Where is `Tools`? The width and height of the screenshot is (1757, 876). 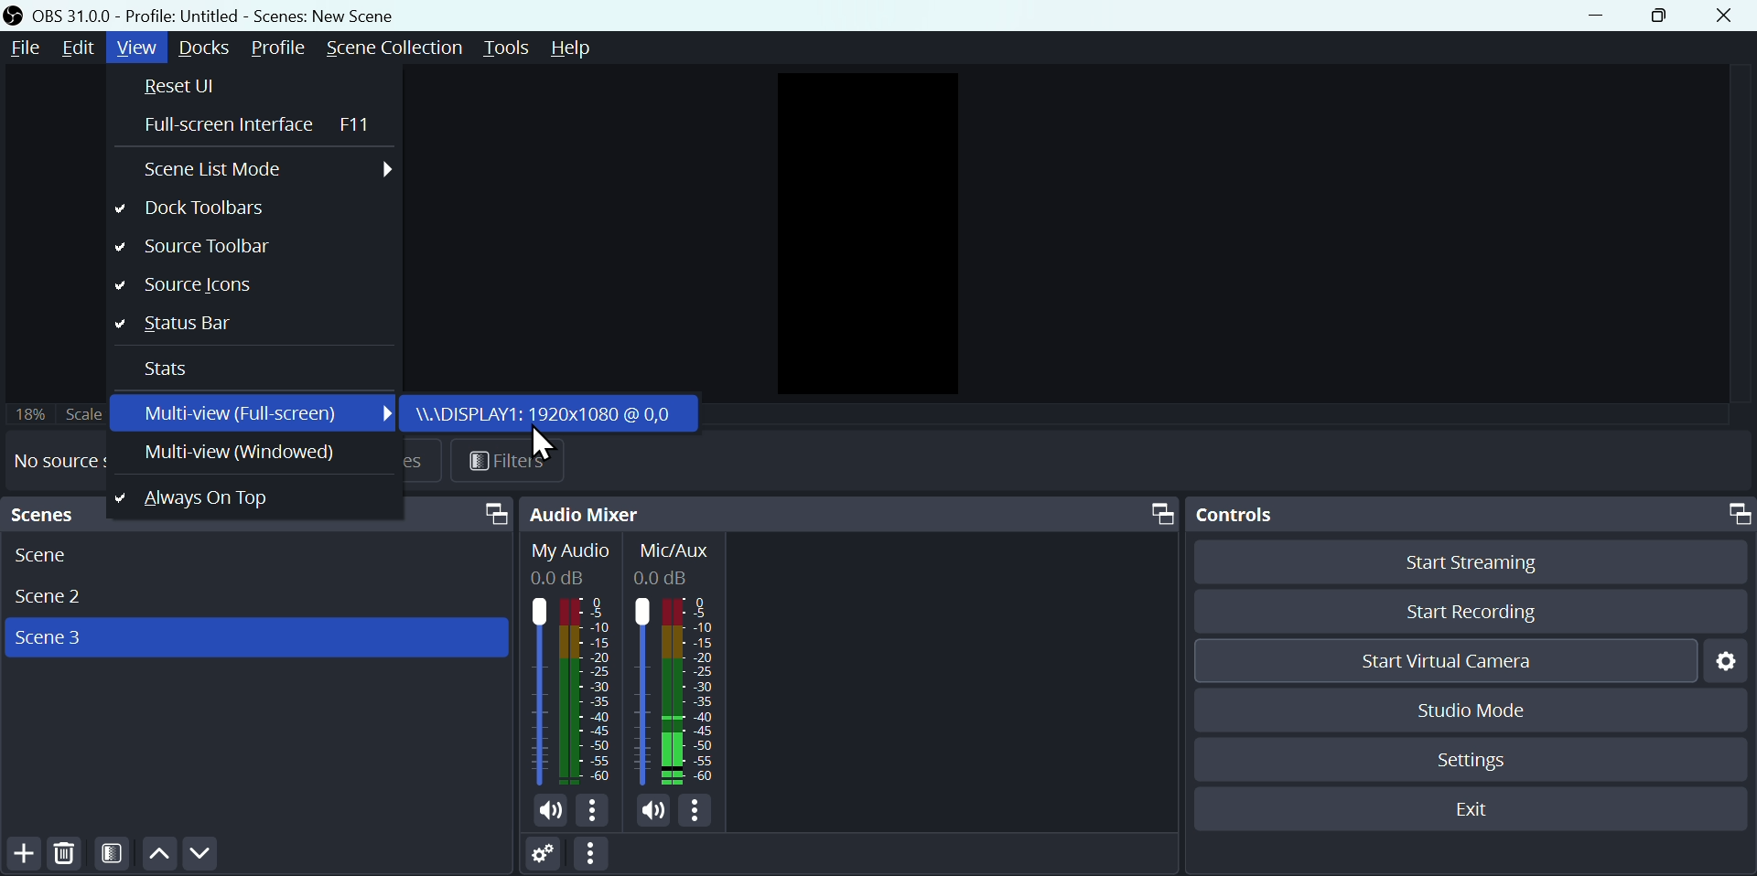 Tools is located at coordinates (506, 47).